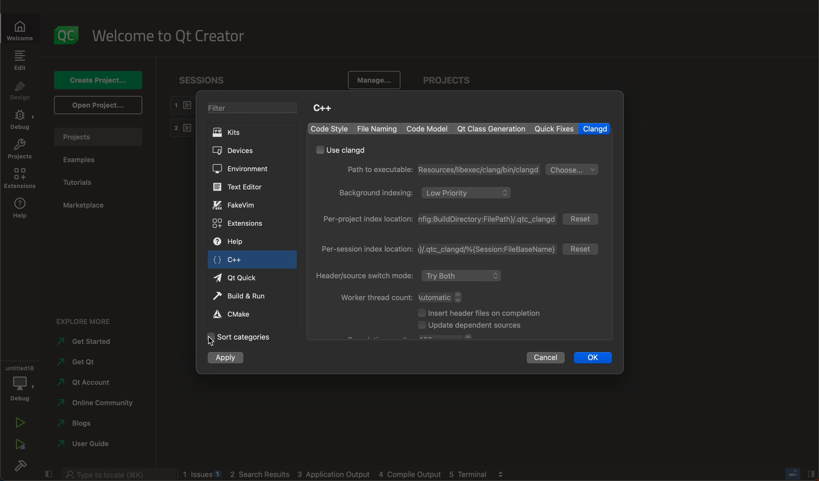 This screenshot has height=481, width=819. I want to click on Qt , so click(244, 278).